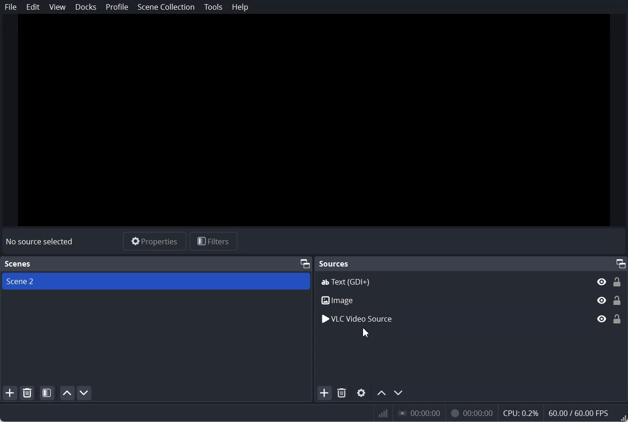 The height and width of the screenshot is (422, 628). I want to click on Tools, so click(213, 7).